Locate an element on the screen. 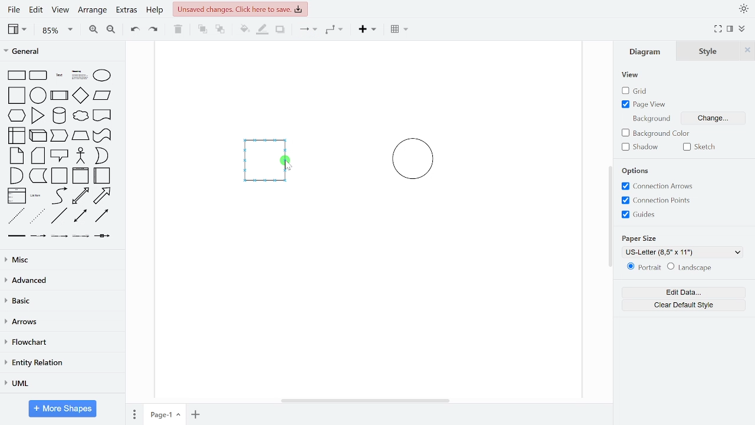 The image size is (755, 425). view is located at coordinates (19, 29).